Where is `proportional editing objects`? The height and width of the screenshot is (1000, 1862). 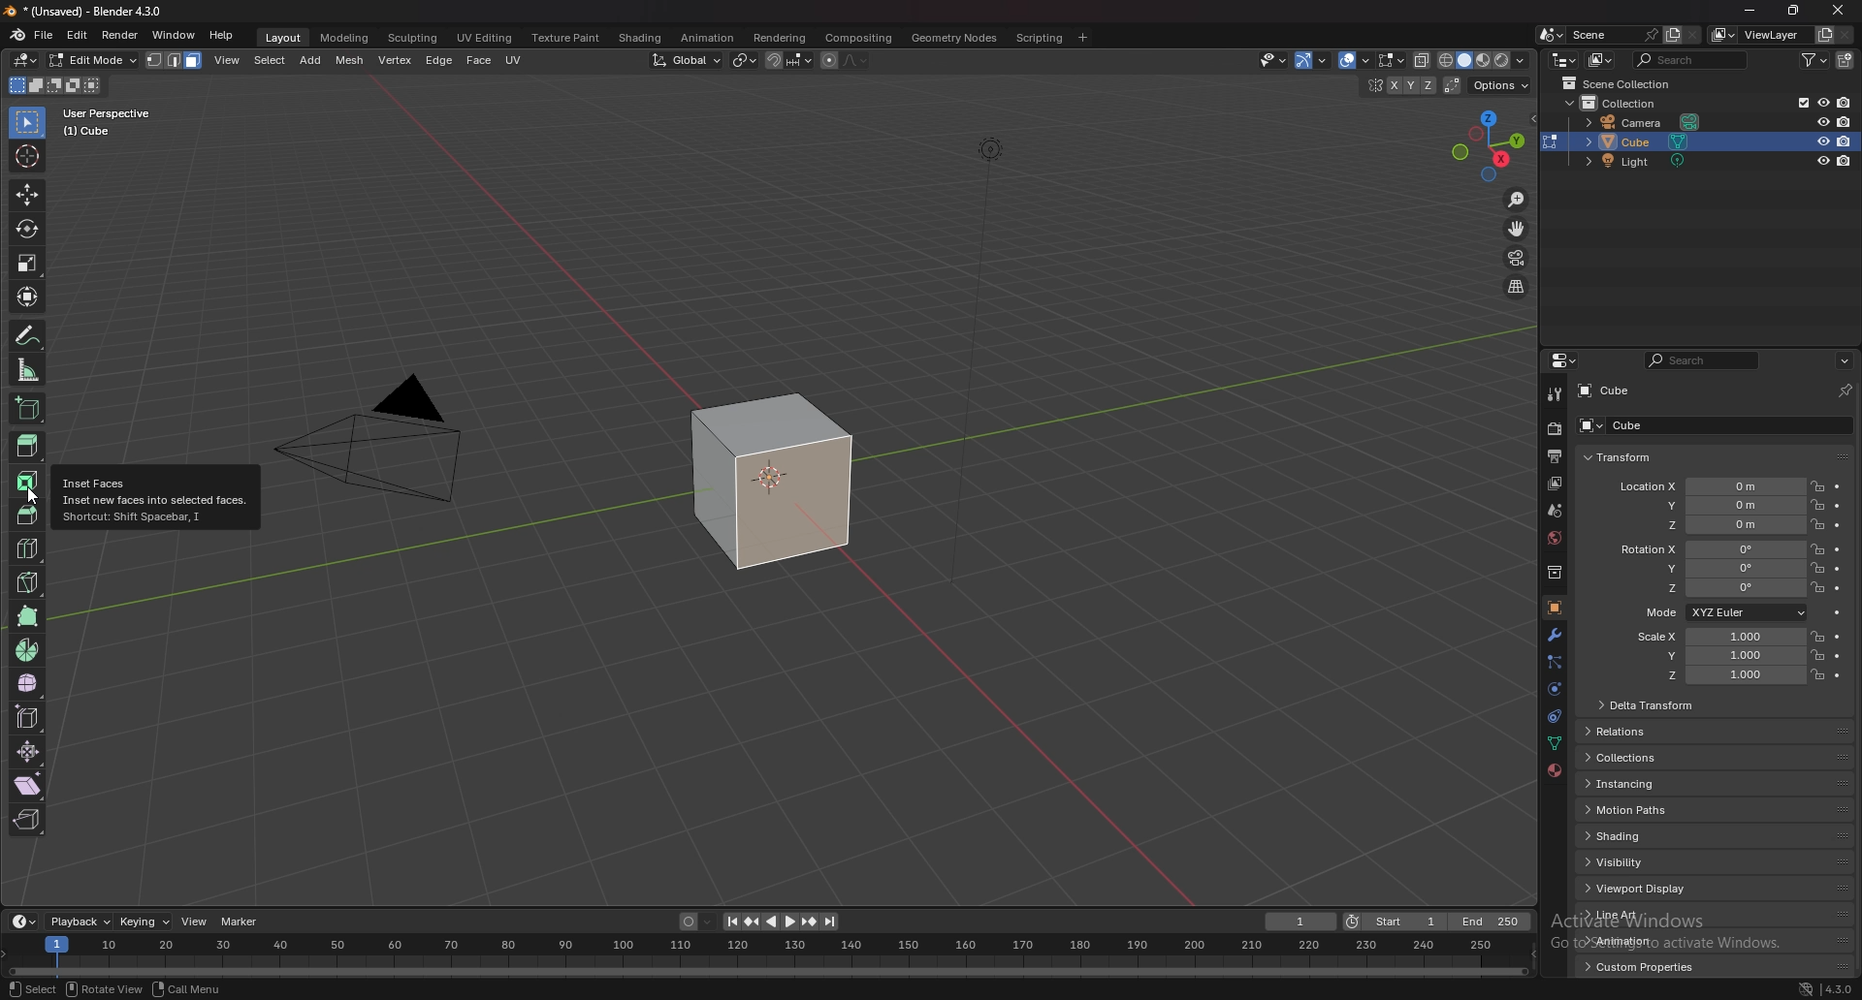 proportional editing objects is located at coordinates (828, 61).